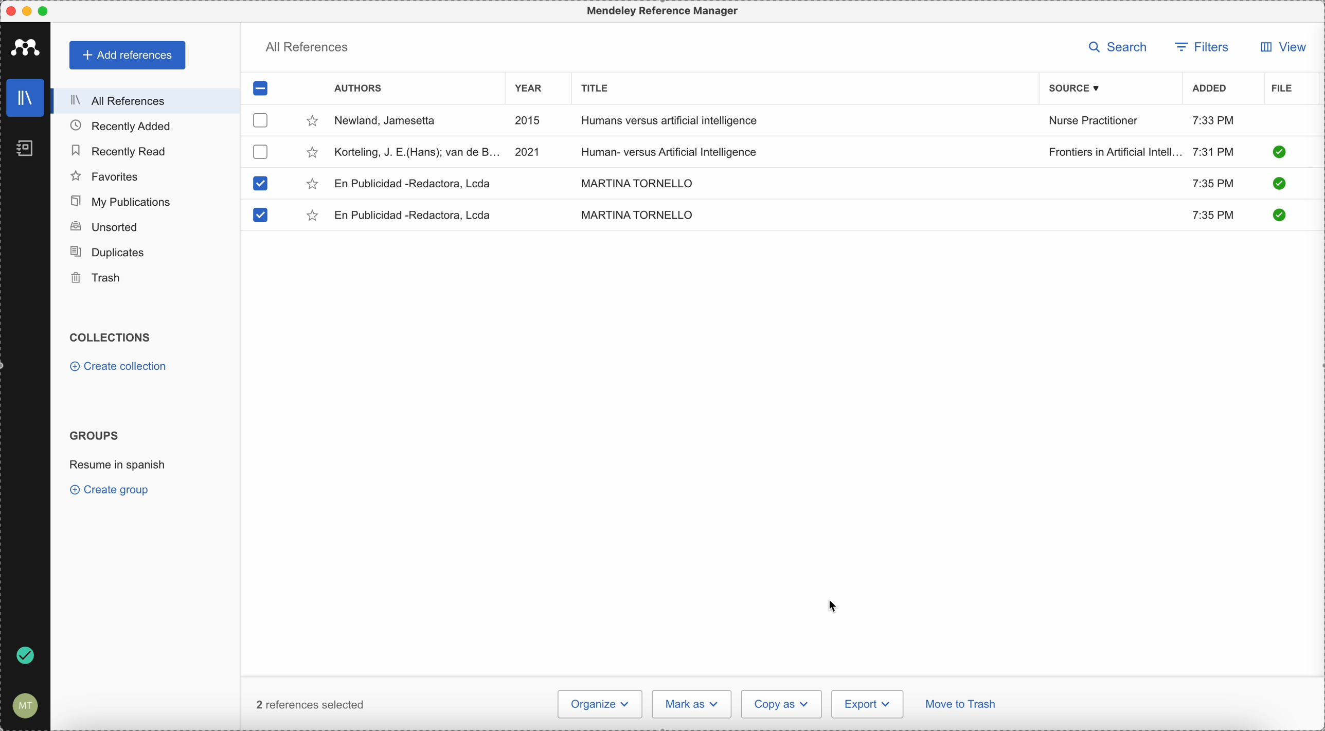 This screenshot has height=731, width=1325. Describe the element at coordinates (1282, 89) in the screenshot. I see `file` at that location.